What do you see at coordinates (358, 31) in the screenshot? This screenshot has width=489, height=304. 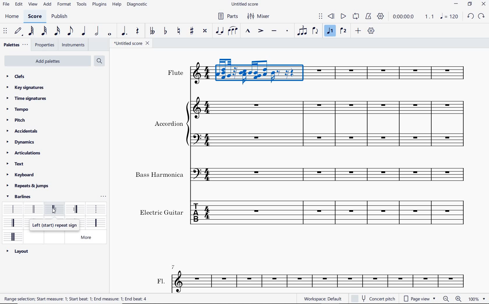 I see `add` at bounding box center [358, 31].